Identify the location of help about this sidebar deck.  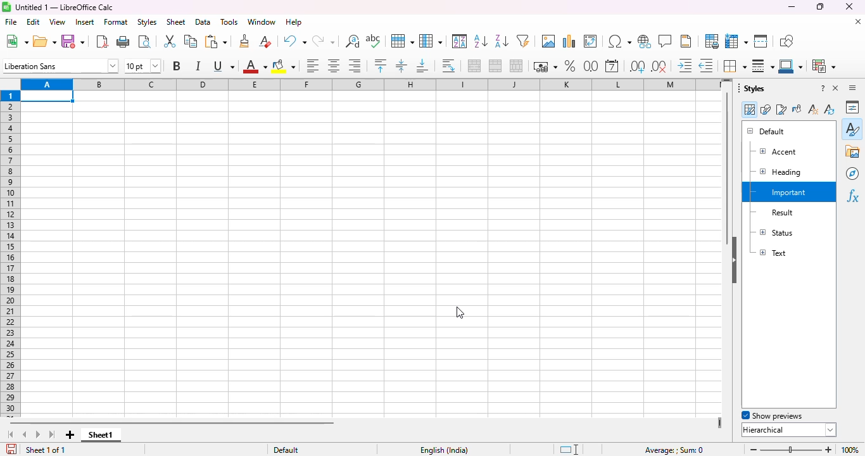
(823, 87).